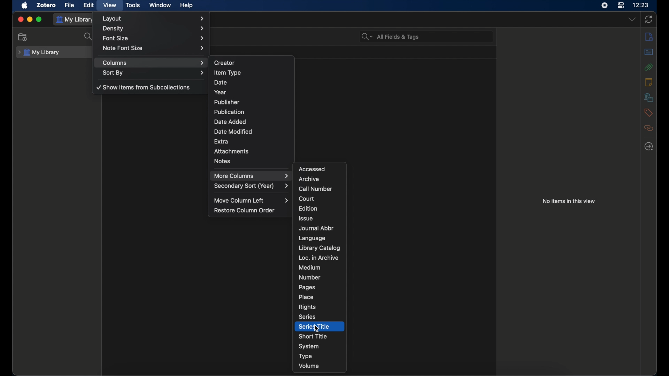  I want to click on call number, so click(316, 189).